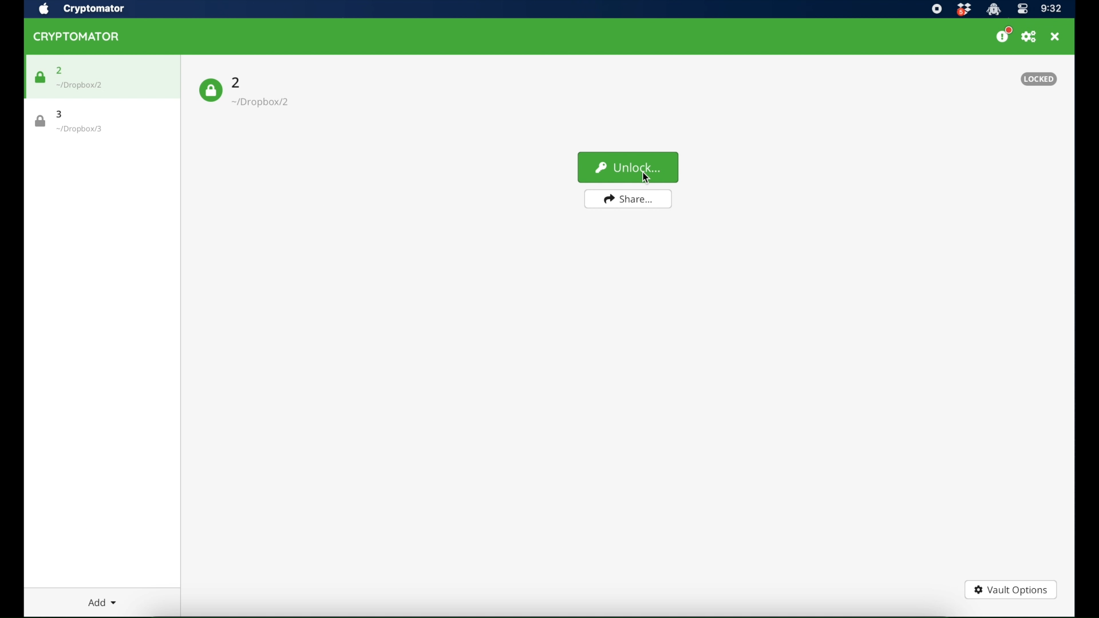 The height and width of the screenshot is (618, 1099). I want to click on vault location, so click(80, 85).